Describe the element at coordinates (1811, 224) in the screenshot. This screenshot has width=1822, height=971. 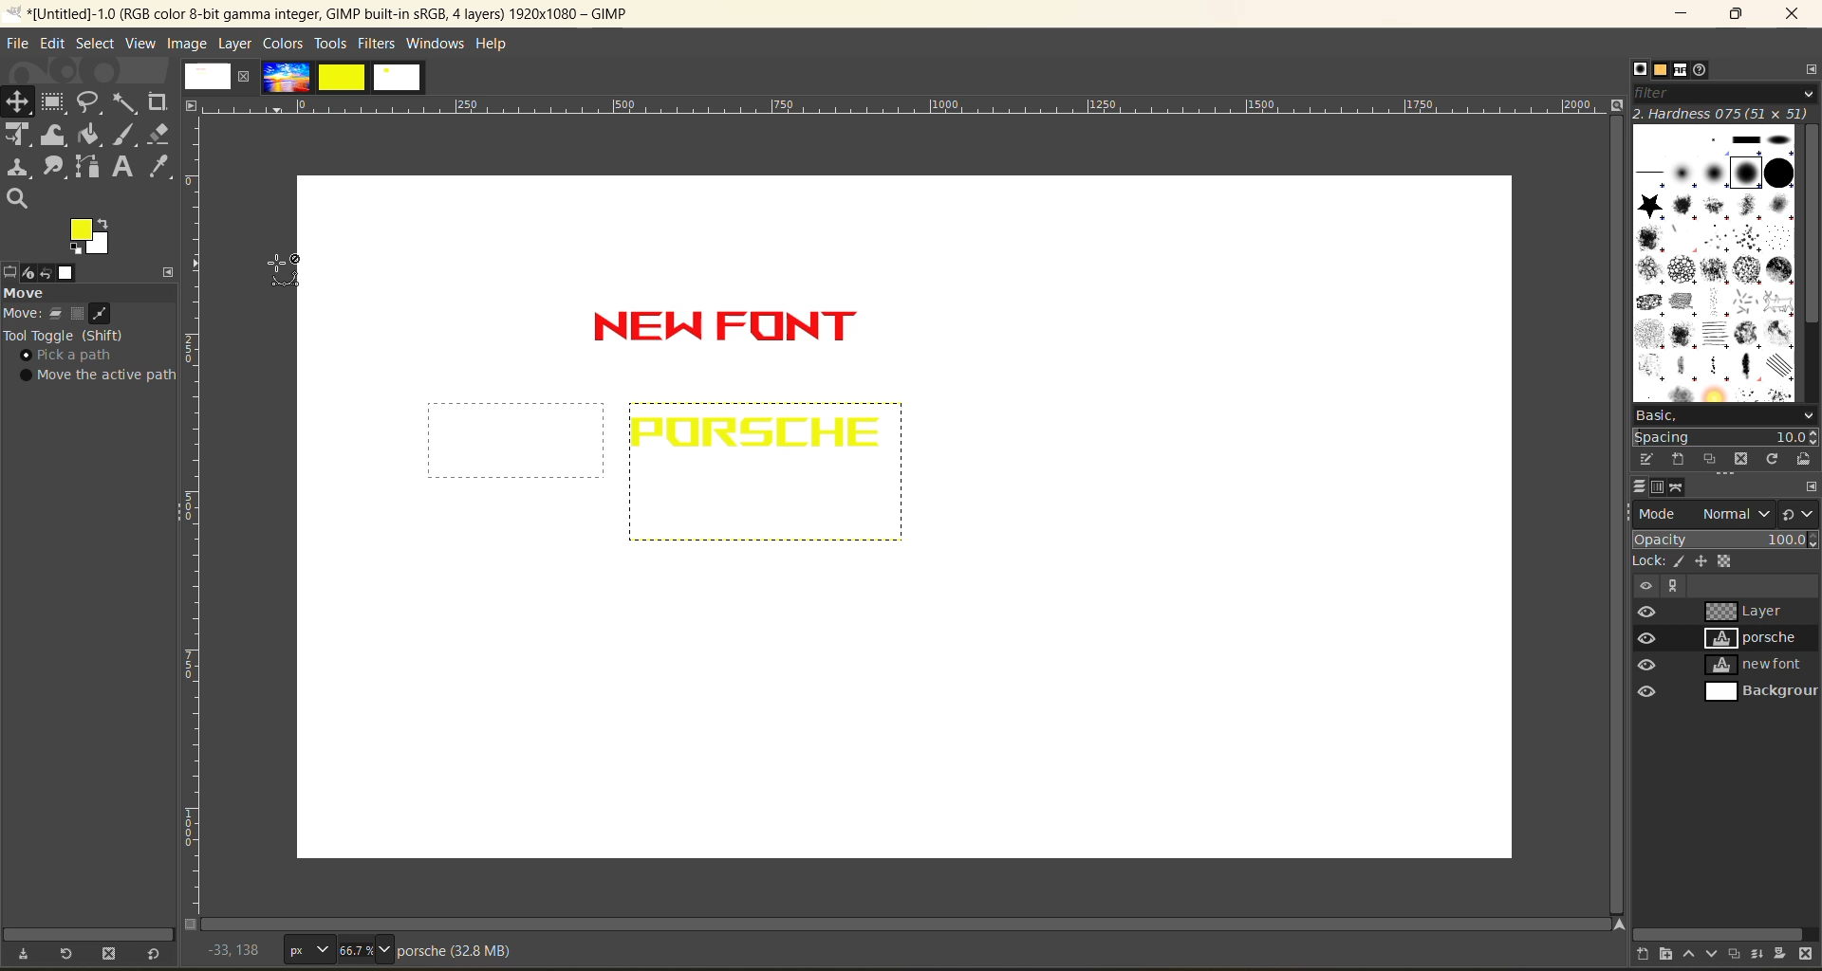
I see `vertical scroll bar` at that location.